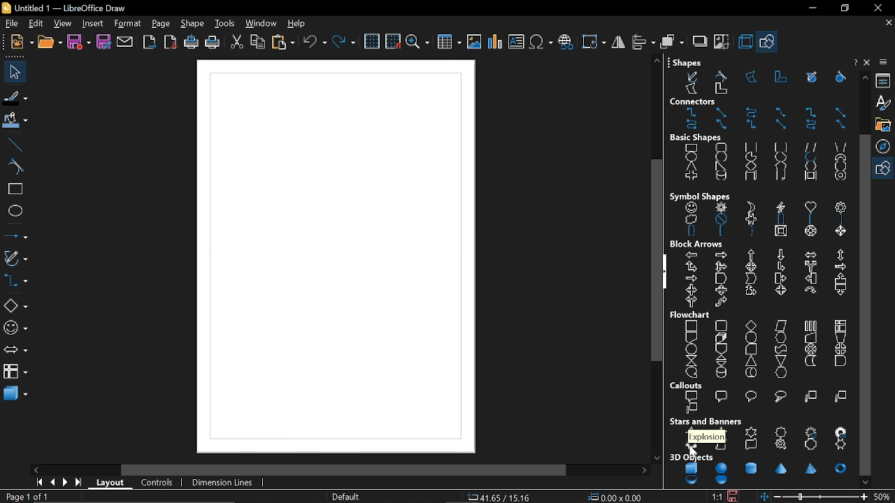 This screenshot has width=895, height=503. What do you see at coordinates (80, 41) in the screenshot?
I see `save` at bounding box center [80, 41].